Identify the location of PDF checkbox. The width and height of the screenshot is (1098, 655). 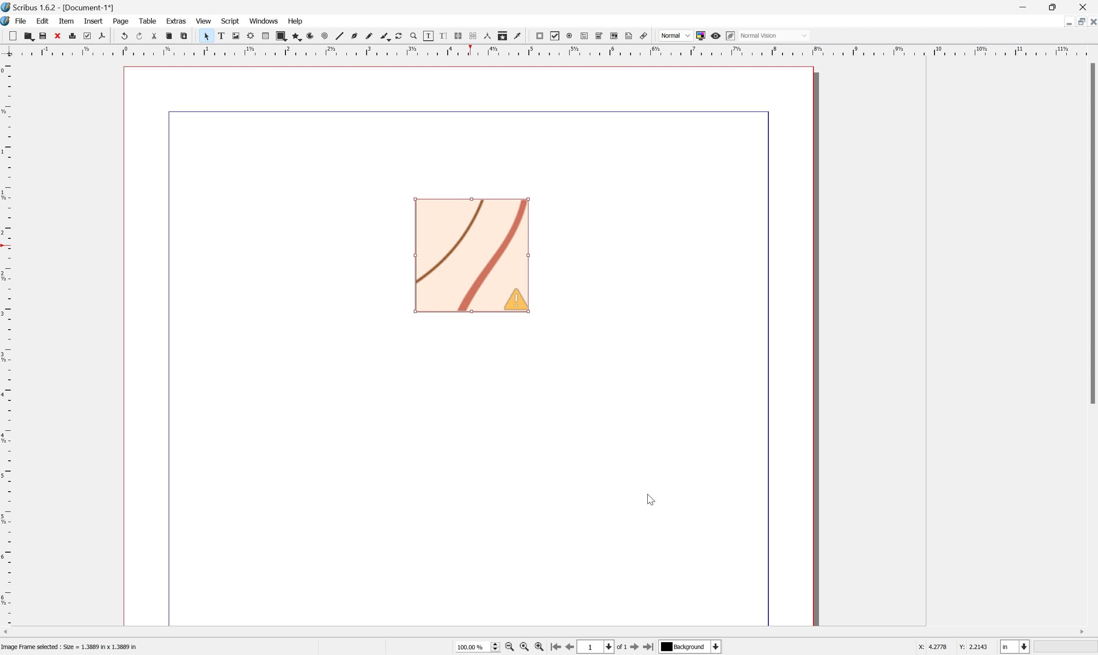
(556, 37).